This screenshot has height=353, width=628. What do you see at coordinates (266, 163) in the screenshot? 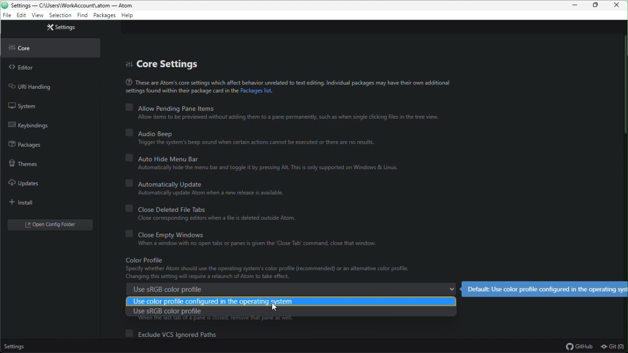
I see `Auto hide menu bar` at bounding box center [266, 163].